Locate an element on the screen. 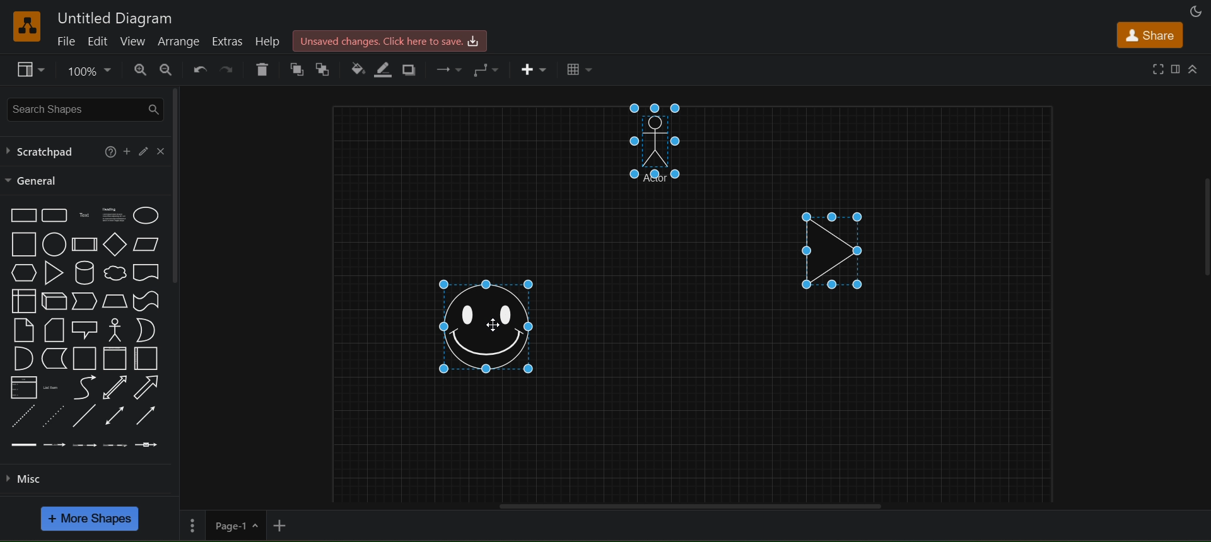 The image size is (1211, 542). vertical scroll bar is located at coordinates (178, 184).